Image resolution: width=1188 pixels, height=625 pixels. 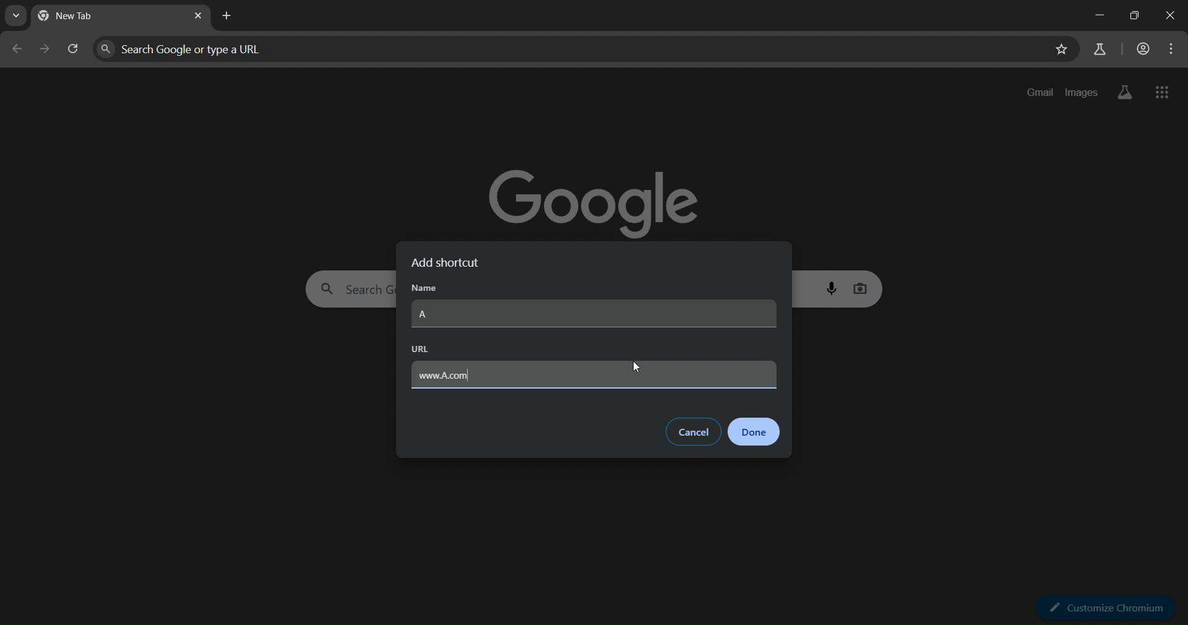 What do you see at coordinates (694, 430) in the screenshot?
I see `cancel` at bounding box center [694, 430].